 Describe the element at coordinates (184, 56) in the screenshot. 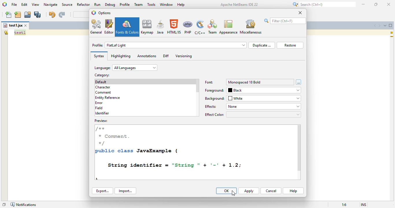

I see `versioning` at that location.